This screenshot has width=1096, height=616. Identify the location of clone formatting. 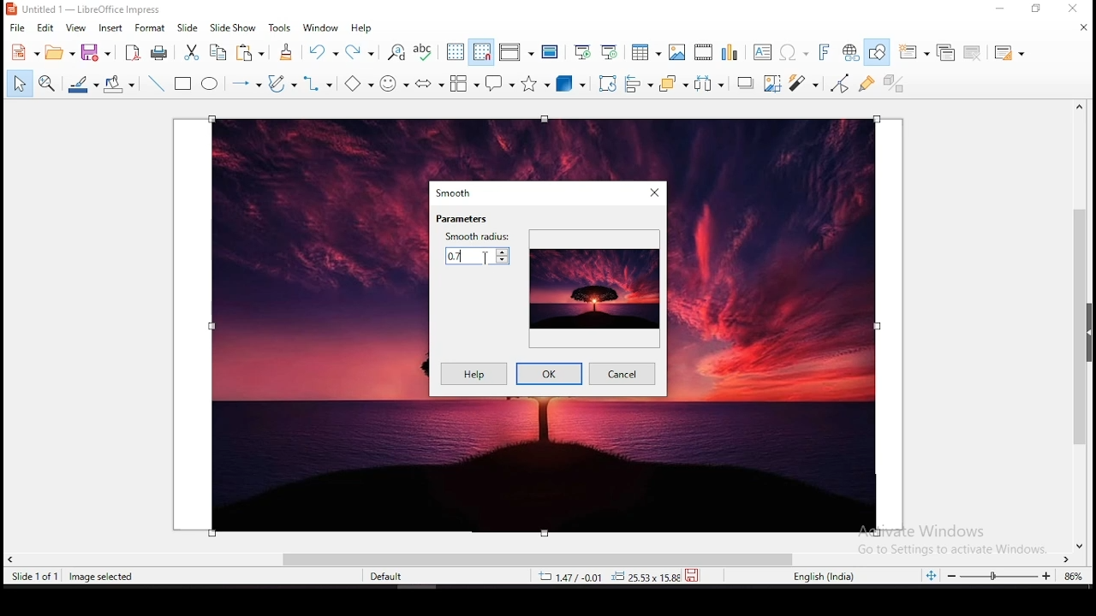
(286, 51).